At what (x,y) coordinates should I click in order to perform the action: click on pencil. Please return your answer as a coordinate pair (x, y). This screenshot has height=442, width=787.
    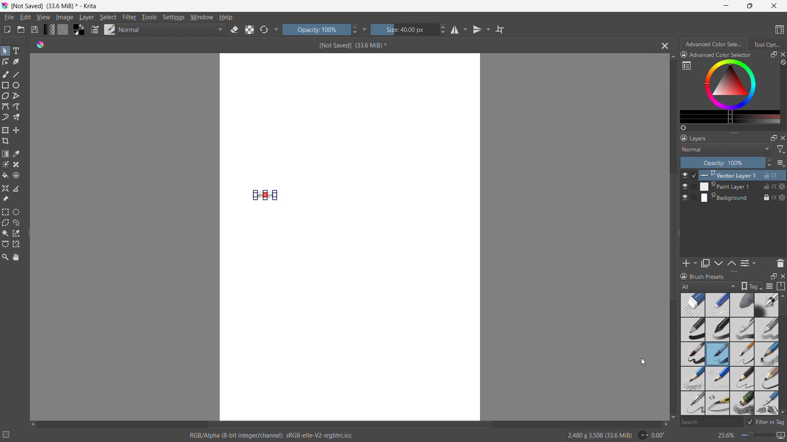
    Looking at the image, I should click on (766, 403).